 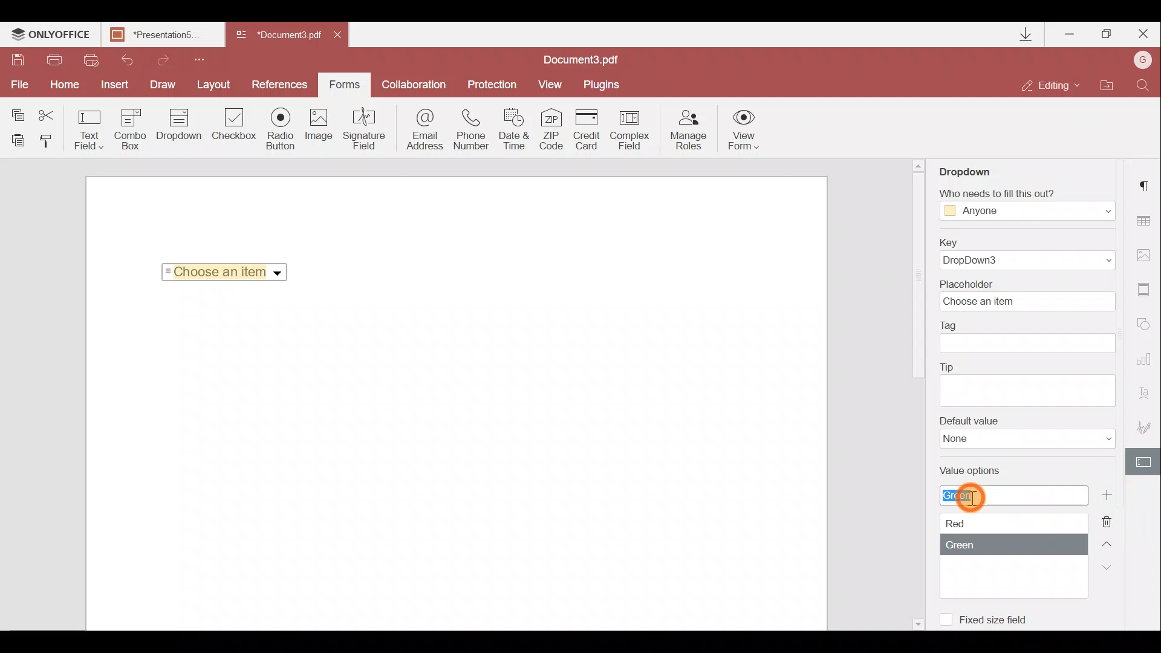 I want to click on Phone number, so click(x=473, y=129).